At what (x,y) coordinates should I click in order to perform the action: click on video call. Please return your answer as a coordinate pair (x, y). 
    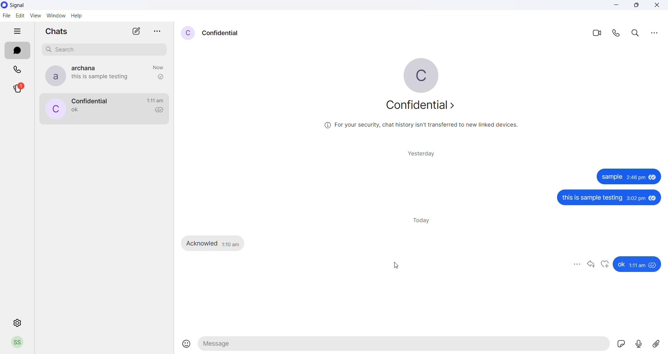
    Looking at the image, I should click on (596, 32).